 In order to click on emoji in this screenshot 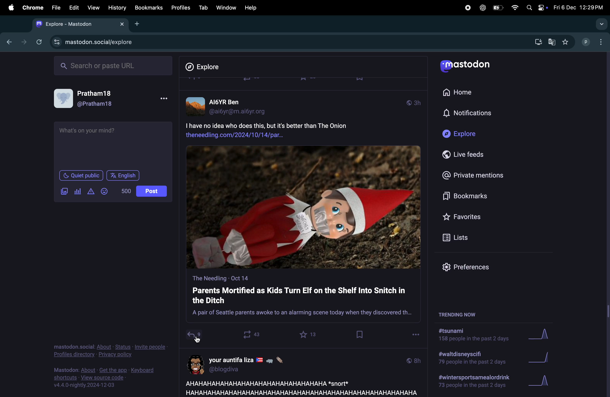, I will do `click(104, 191)`.